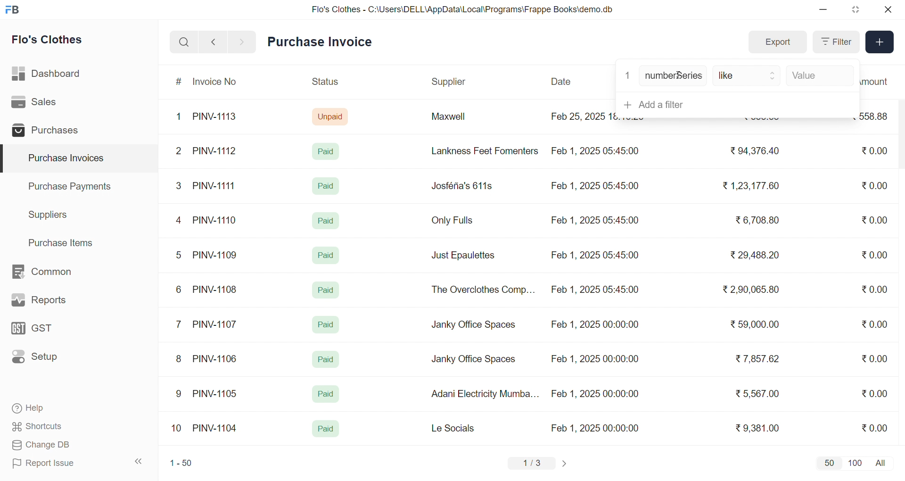 The width and height of the screenshot is (905, 481). I want to click on 9, so click(179, 394).